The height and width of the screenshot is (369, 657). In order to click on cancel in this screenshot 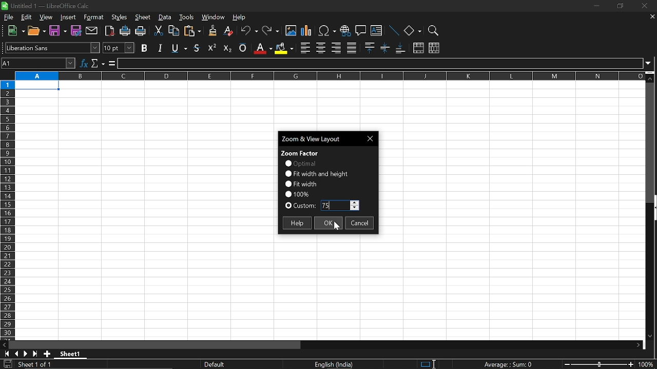, I will do `click(360, 224)`.